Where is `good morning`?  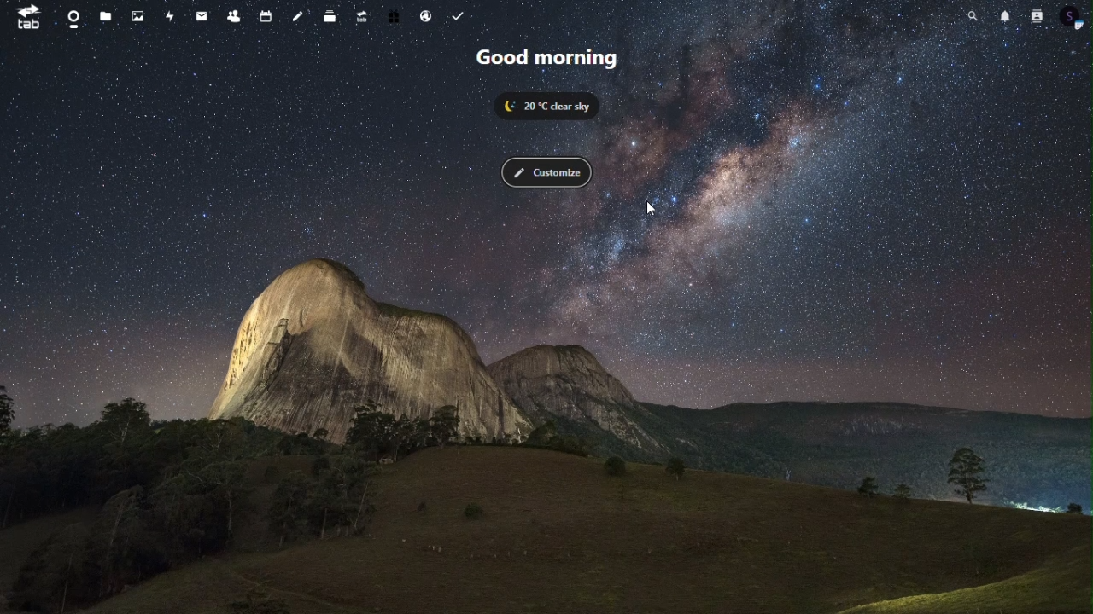 good morning is located at coordinates (550, 58).